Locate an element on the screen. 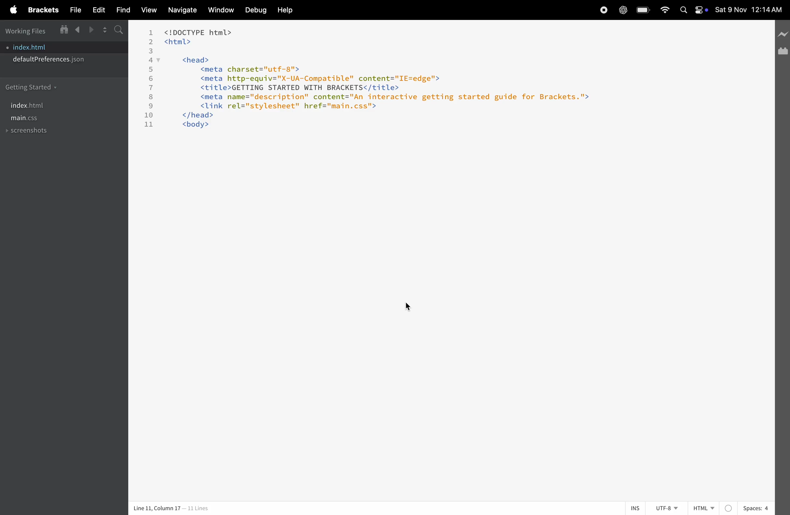 This screenshot has height=515, width=790. chatgpt is located at coordinates (624, 10).